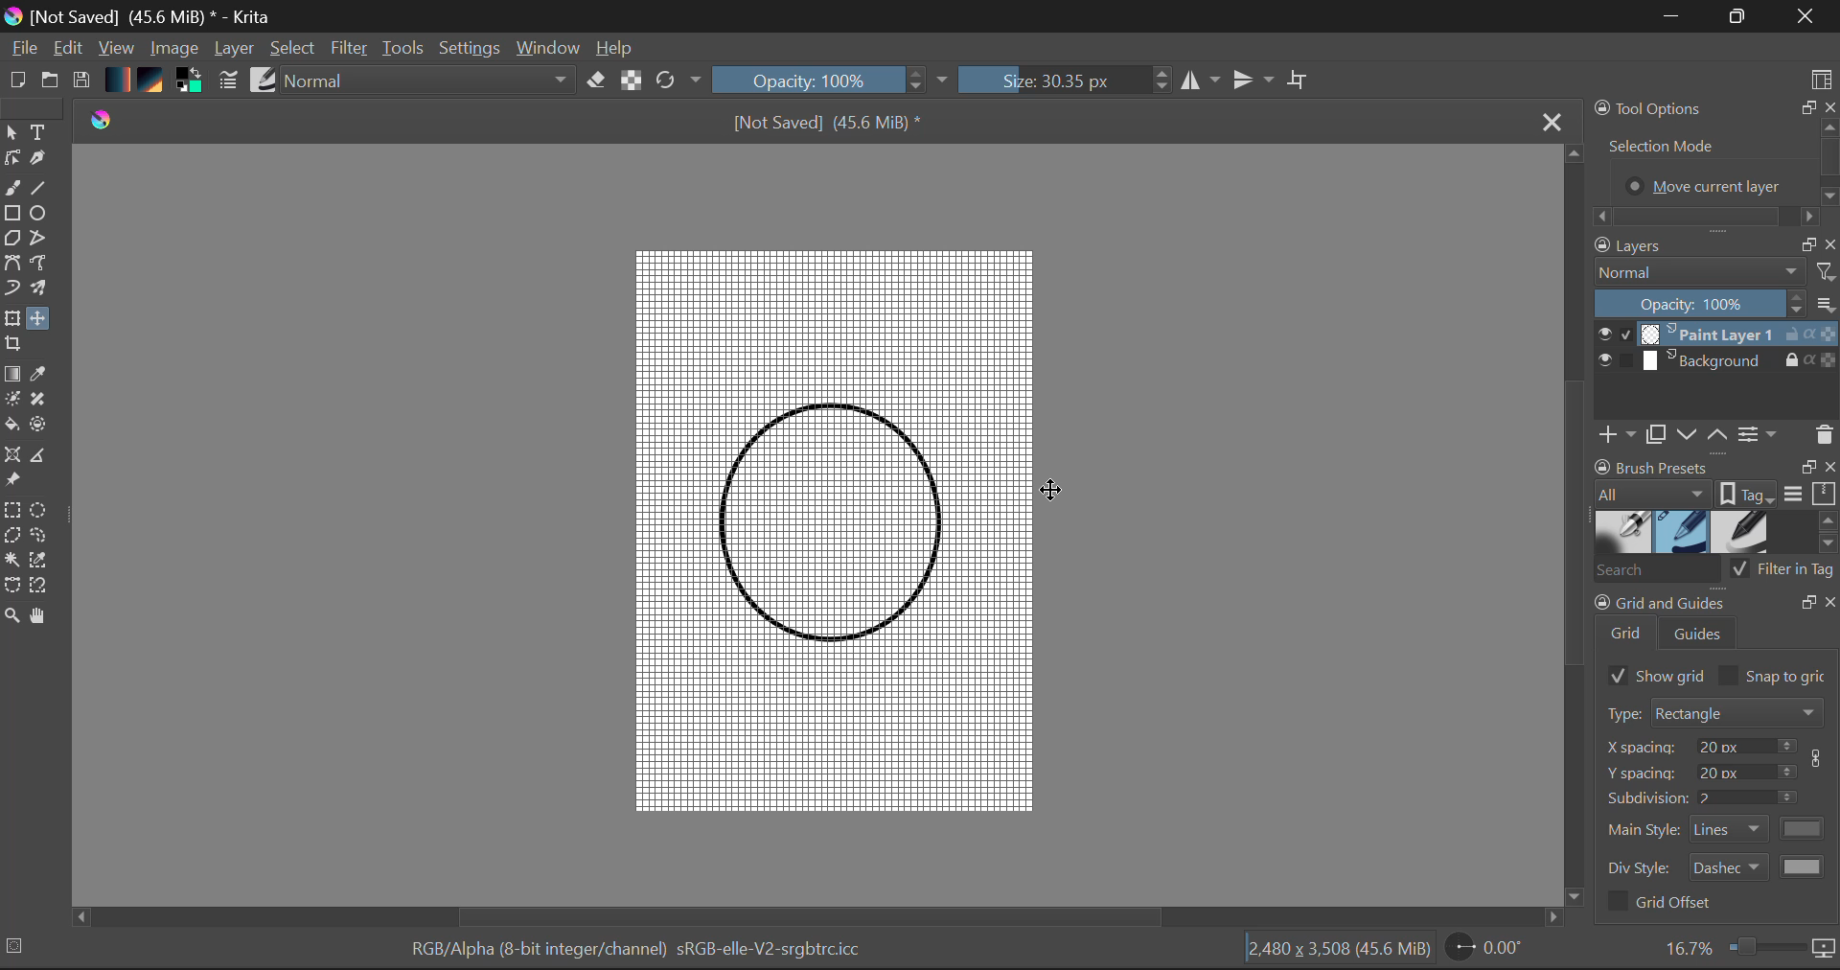 This screenshot has height=970, width=1840. What do you see at coordinates (11, 266) in the screenshot?
I see `Bezier Curve` at bounding box center [11, 266].